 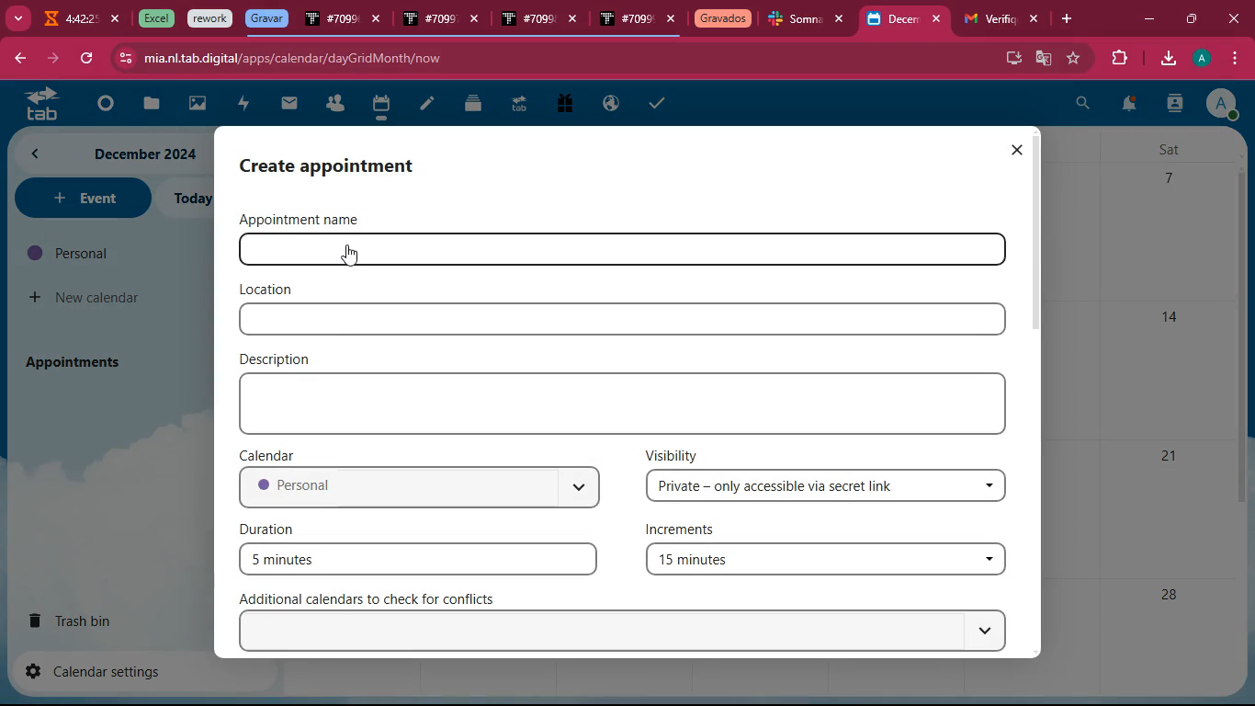 I want to click on gift, so click(x=563, y=105).